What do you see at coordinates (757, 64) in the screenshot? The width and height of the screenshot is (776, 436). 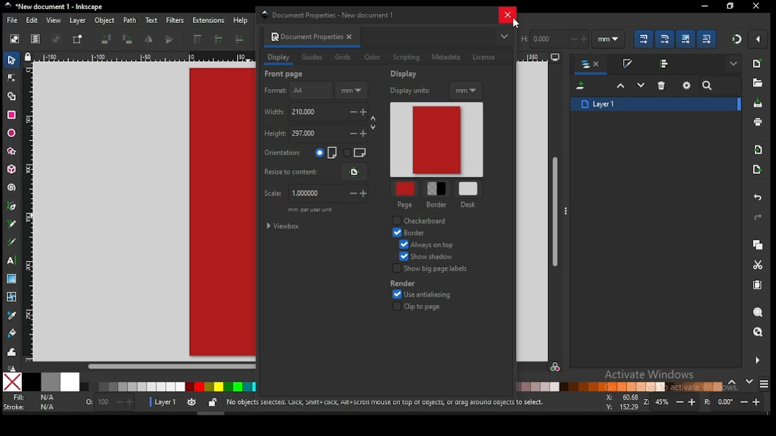 I see `new` at bounding box center [757, 64].